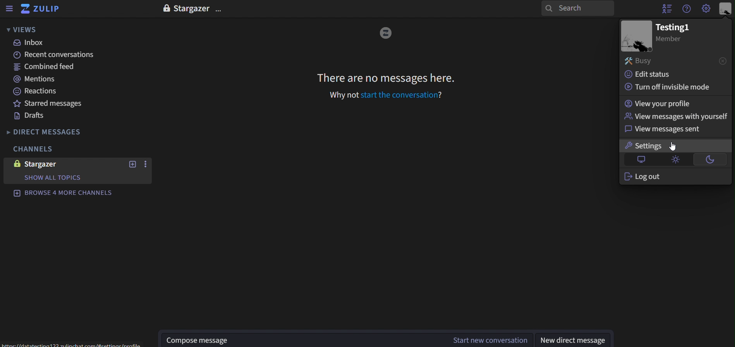  What do you see at coordinates (636, 36) in the screenshot?
I see `image` at bounding box center [636, 36].